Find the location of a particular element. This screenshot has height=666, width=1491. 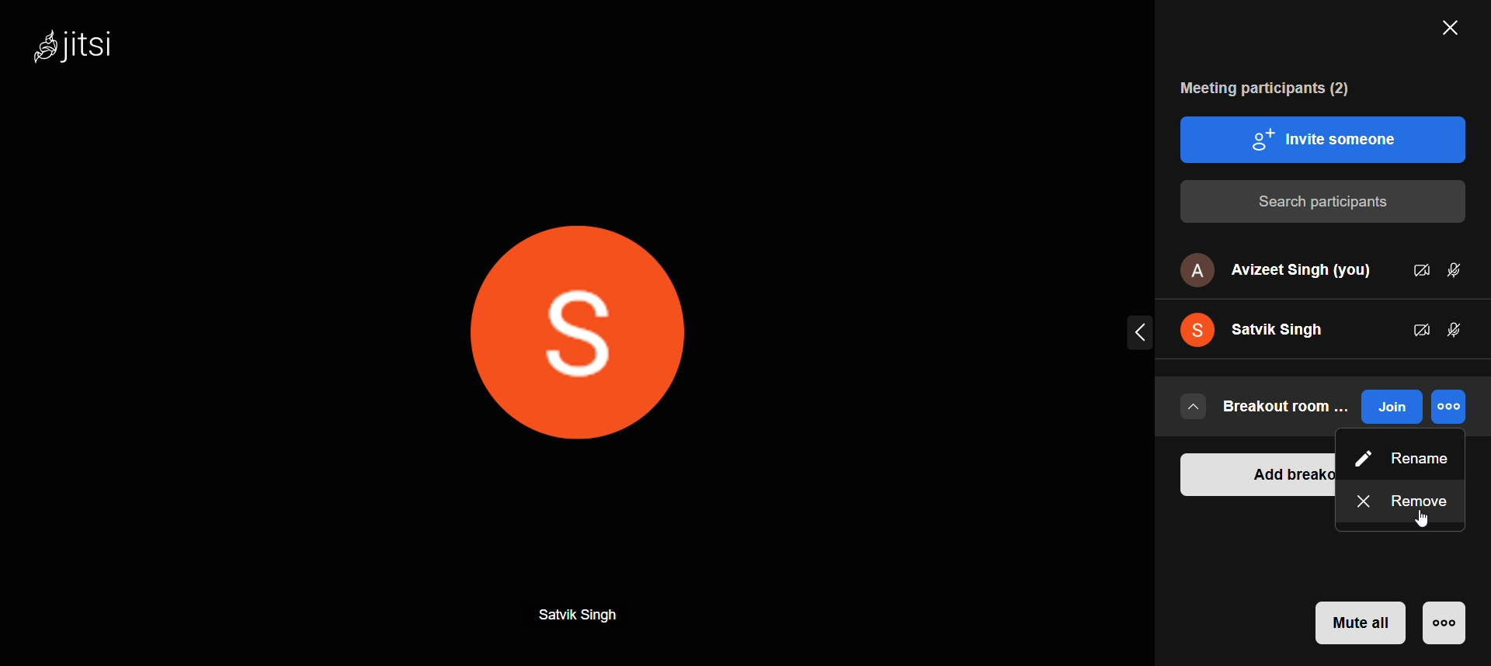

more is located at coordinates (1452, 405).